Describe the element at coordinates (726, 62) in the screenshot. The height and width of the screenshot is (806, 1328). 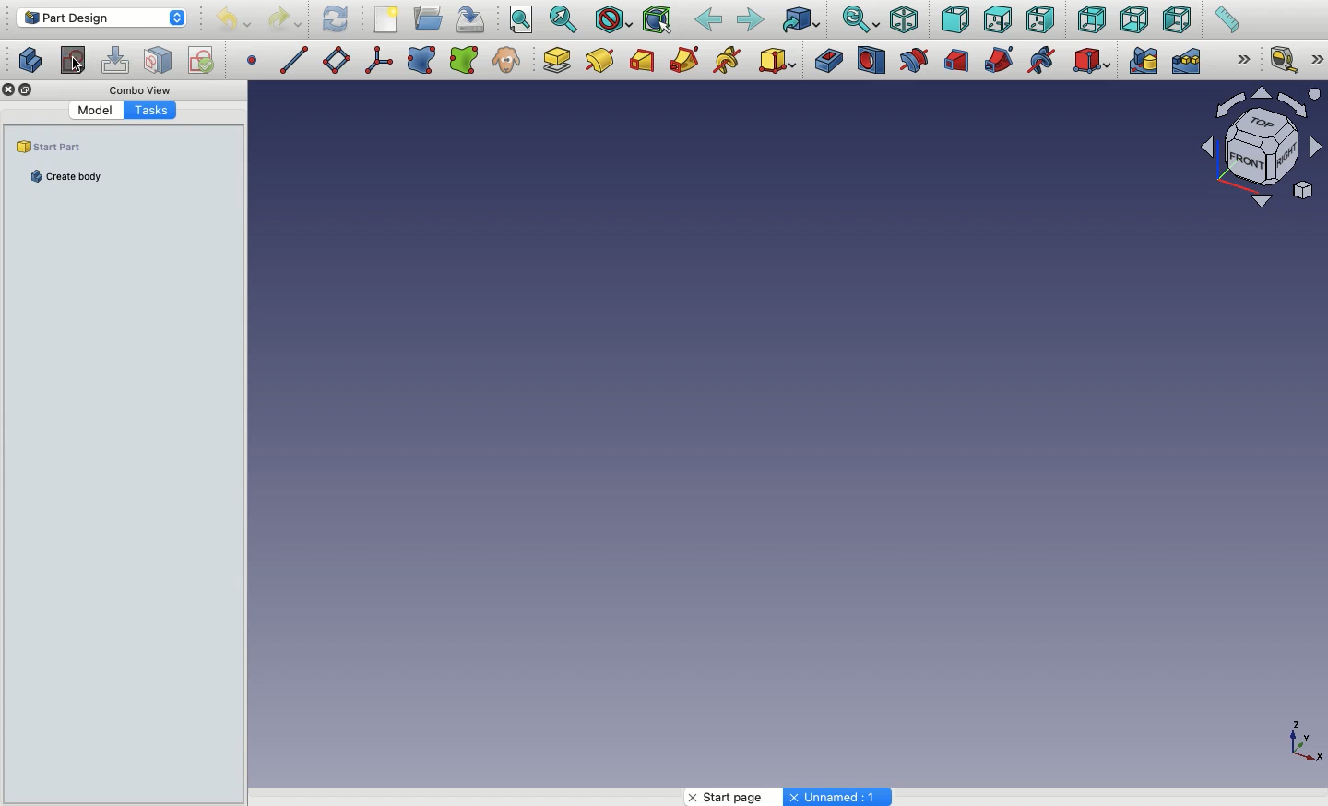
I see `Additive helix` at that location.